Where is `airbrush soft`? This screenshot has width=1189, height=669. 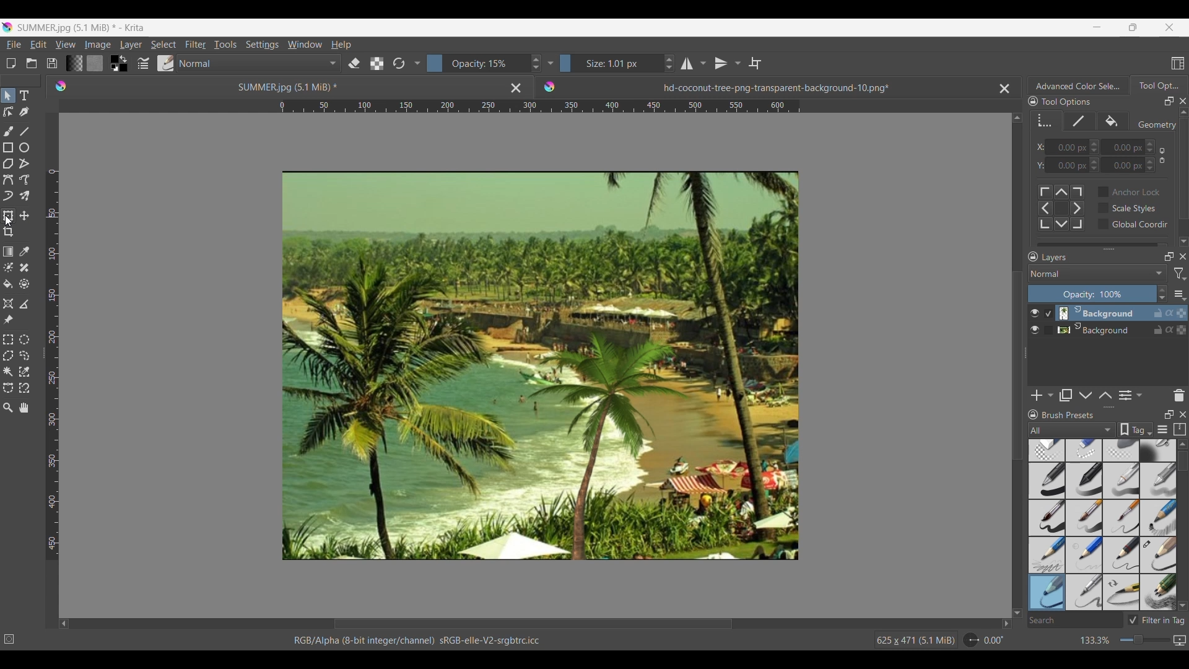 airbrush soft is located at coordinates (1158, 450).